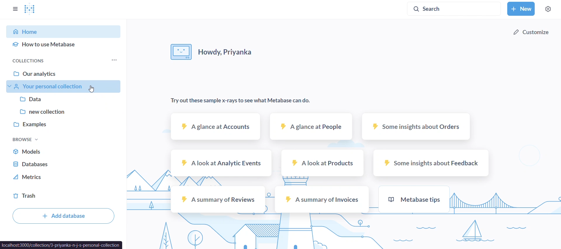  Describe the element at coordinates (456, 8) in the screenshot. I see `search` at that location.